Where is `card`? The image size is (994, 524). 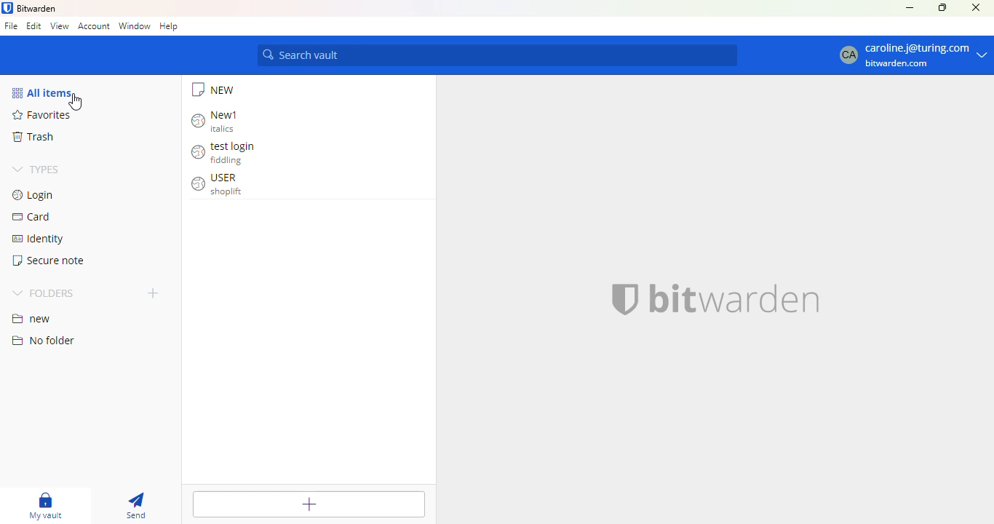
card is located at coordinates (33, 217).